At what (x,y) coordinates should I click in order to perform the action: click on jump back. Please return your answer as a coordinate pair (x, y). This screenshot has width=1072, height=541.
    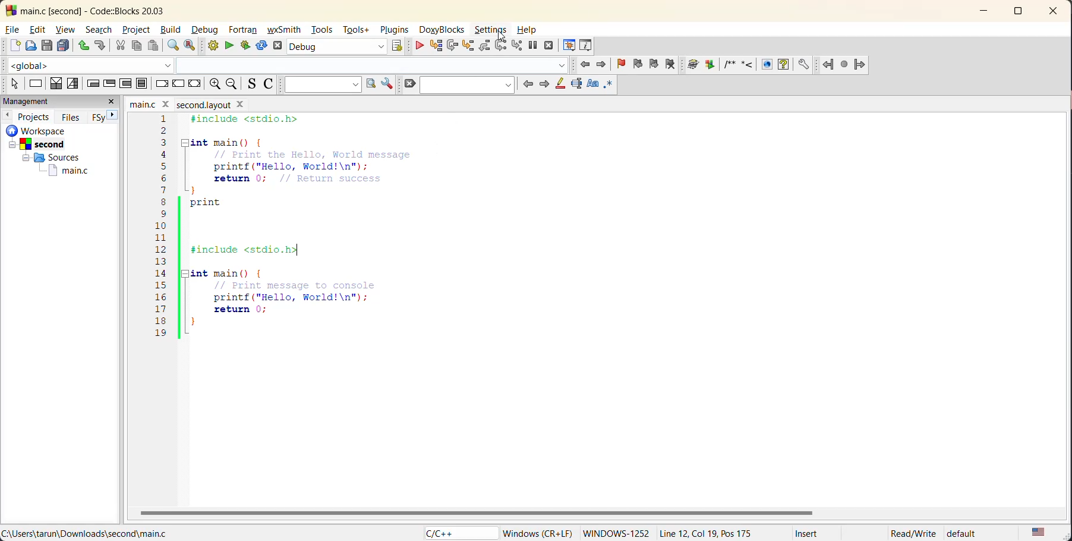
    Looking at the image, I should click on (585, 65).